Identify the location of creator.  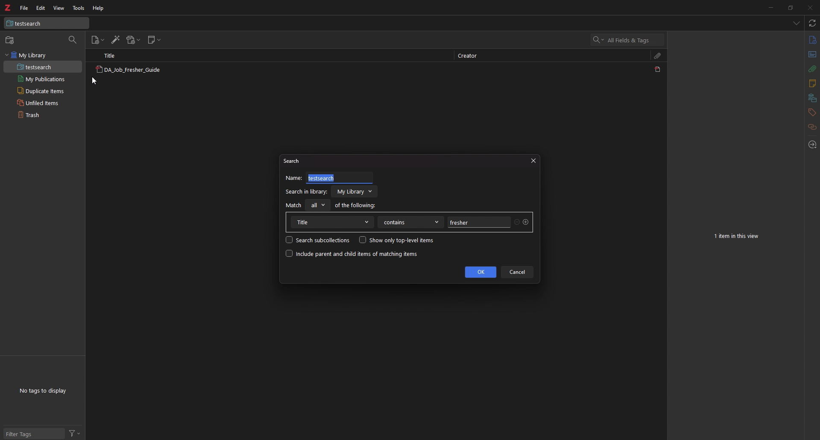
(471, 56).